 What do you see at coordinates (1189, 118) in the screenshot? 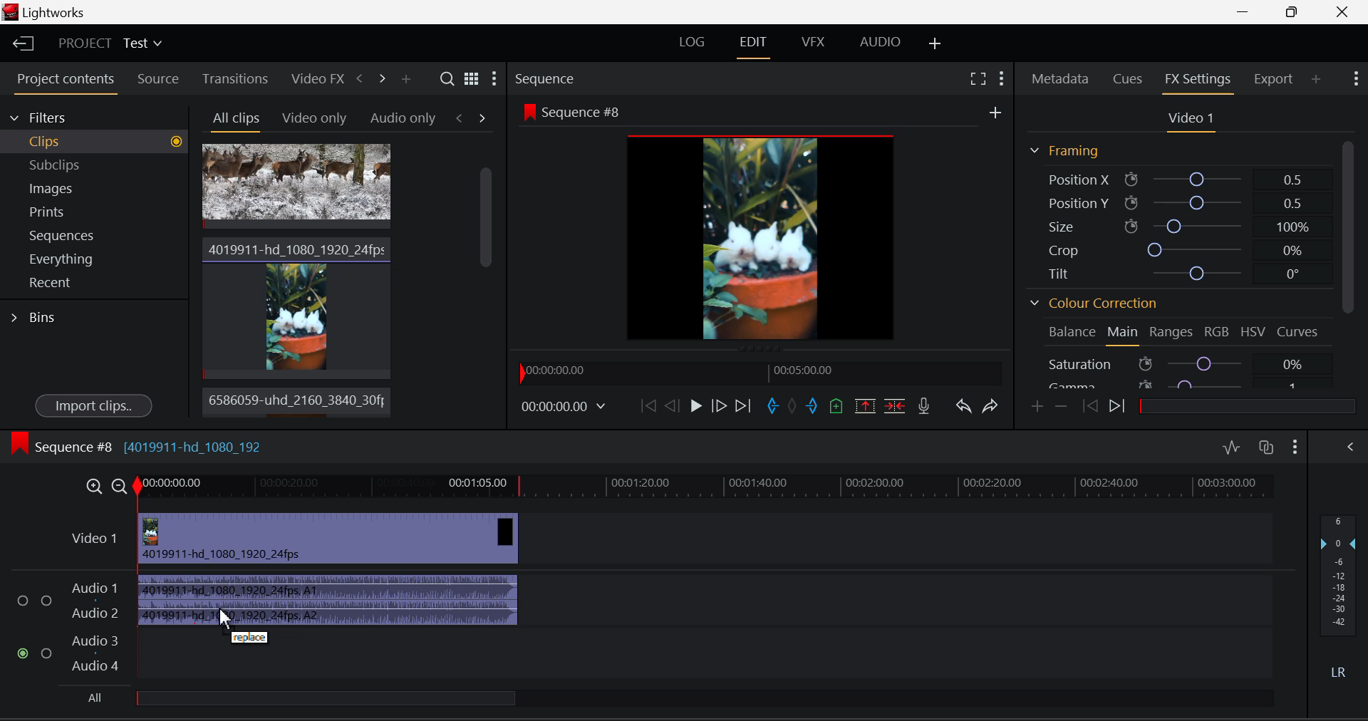
I see `Video Settings` at bounding box center [1189, 118].